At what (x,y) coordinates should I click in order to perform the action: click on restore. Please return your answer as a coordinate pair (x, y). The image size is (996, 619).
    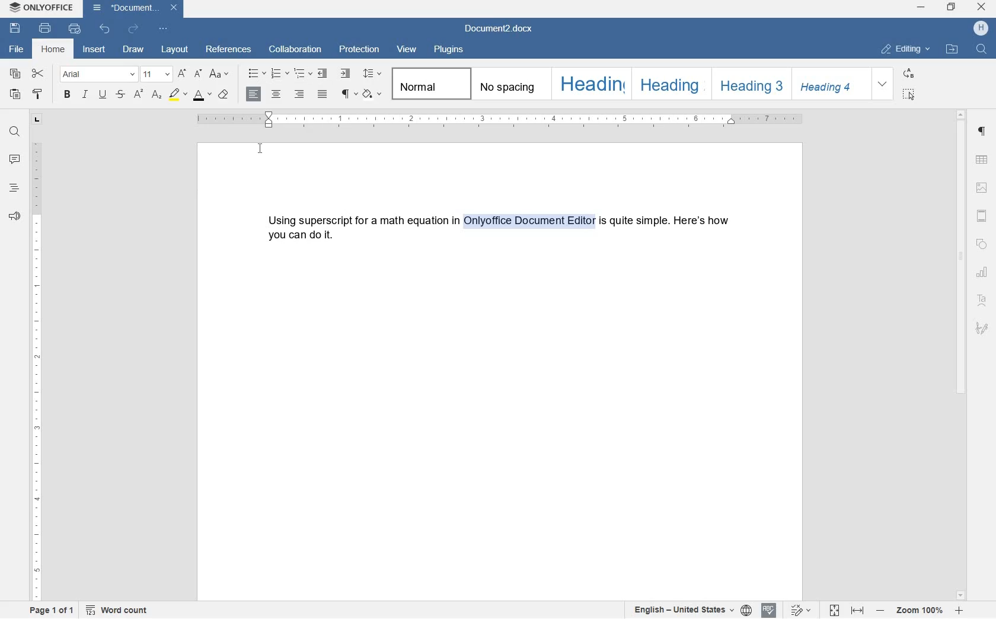
    Looking at the image, I should click on (952, 7).